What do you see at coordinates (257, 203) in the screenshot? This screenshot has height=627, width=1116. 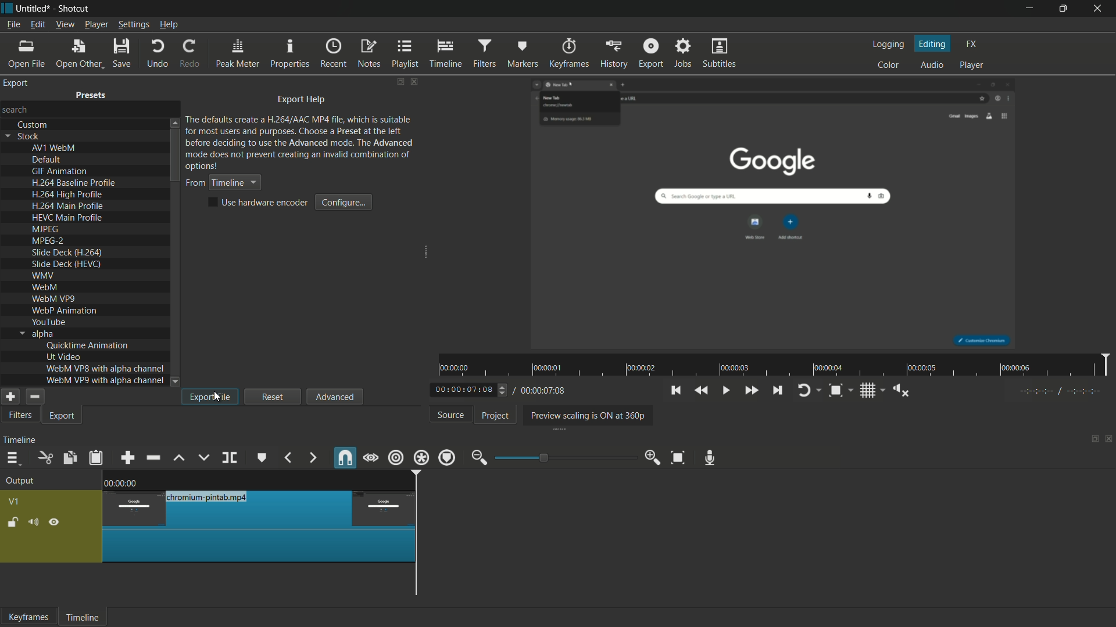 I see `text` at bounding box center [257, 203].